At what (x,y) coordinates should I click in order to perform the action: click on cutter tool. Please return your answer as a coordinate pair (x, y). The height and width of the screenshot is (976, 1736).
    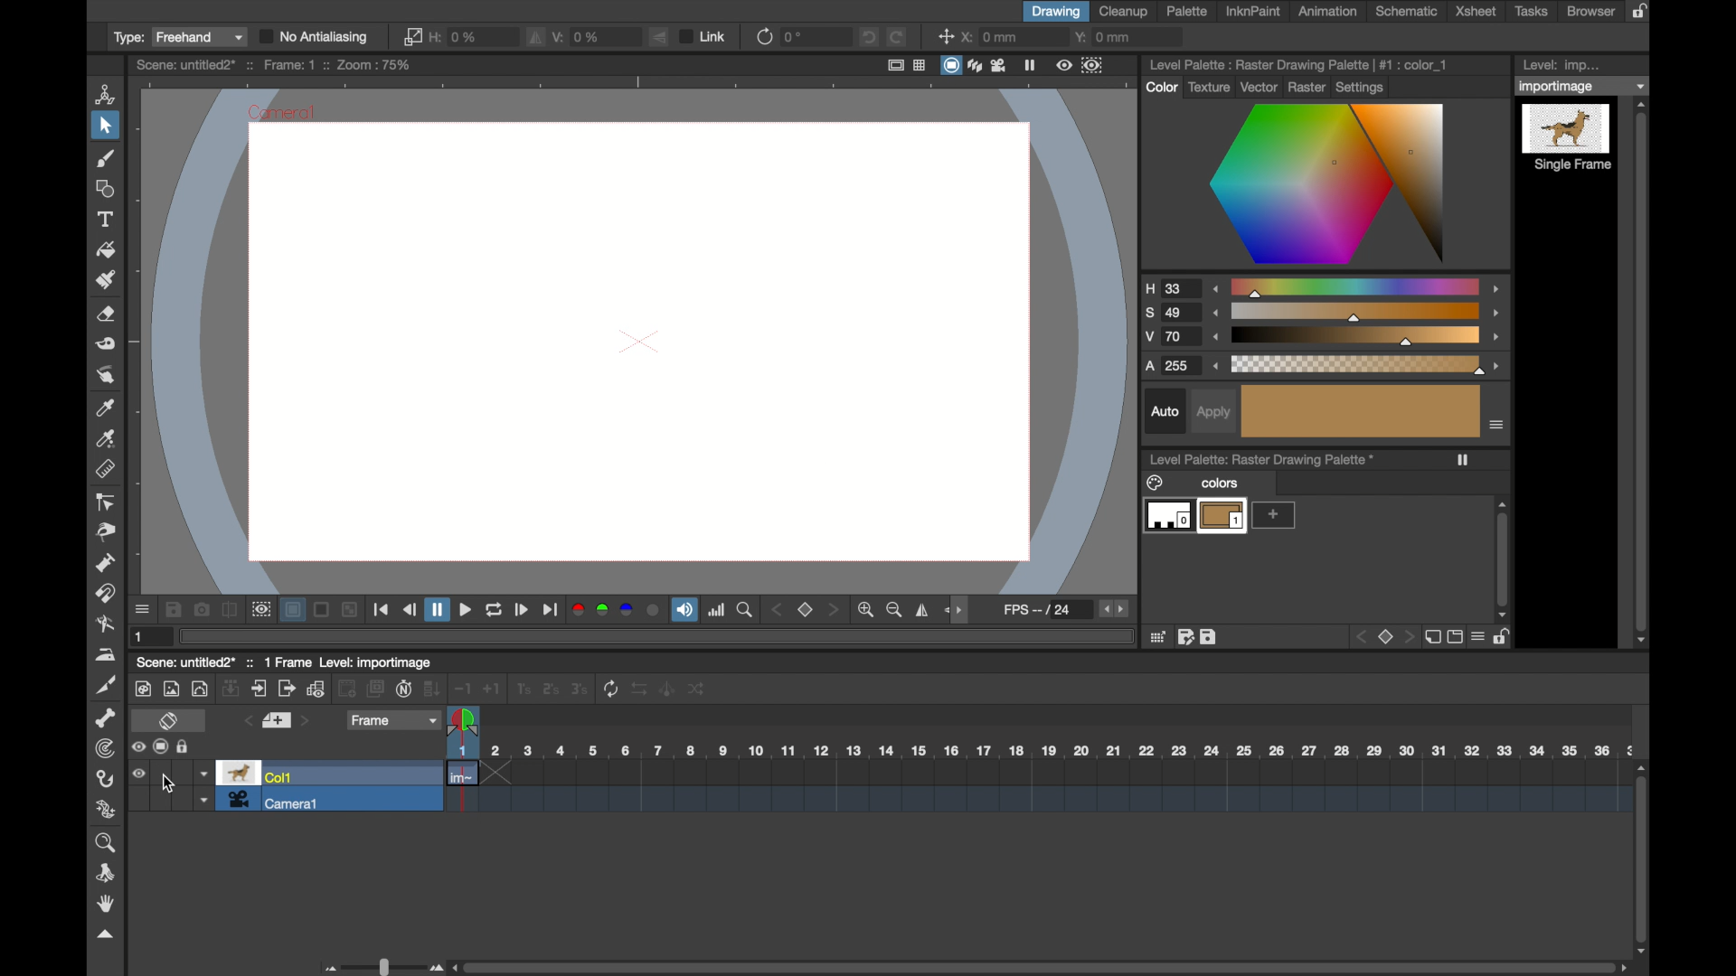
    Looking at the image, I should click on (108, 684).